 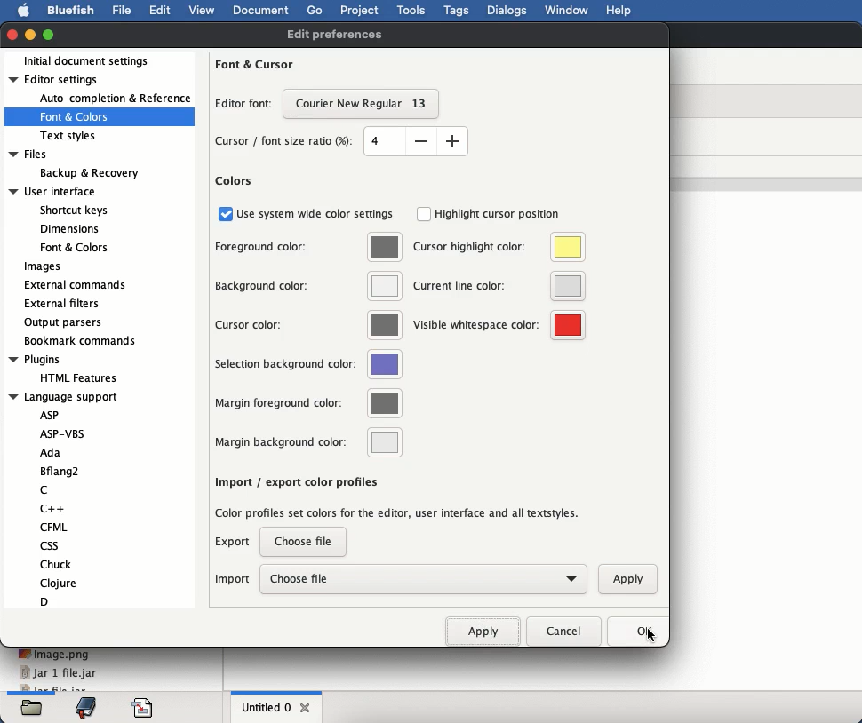 I want to click on code, so click(x=144, y=708).